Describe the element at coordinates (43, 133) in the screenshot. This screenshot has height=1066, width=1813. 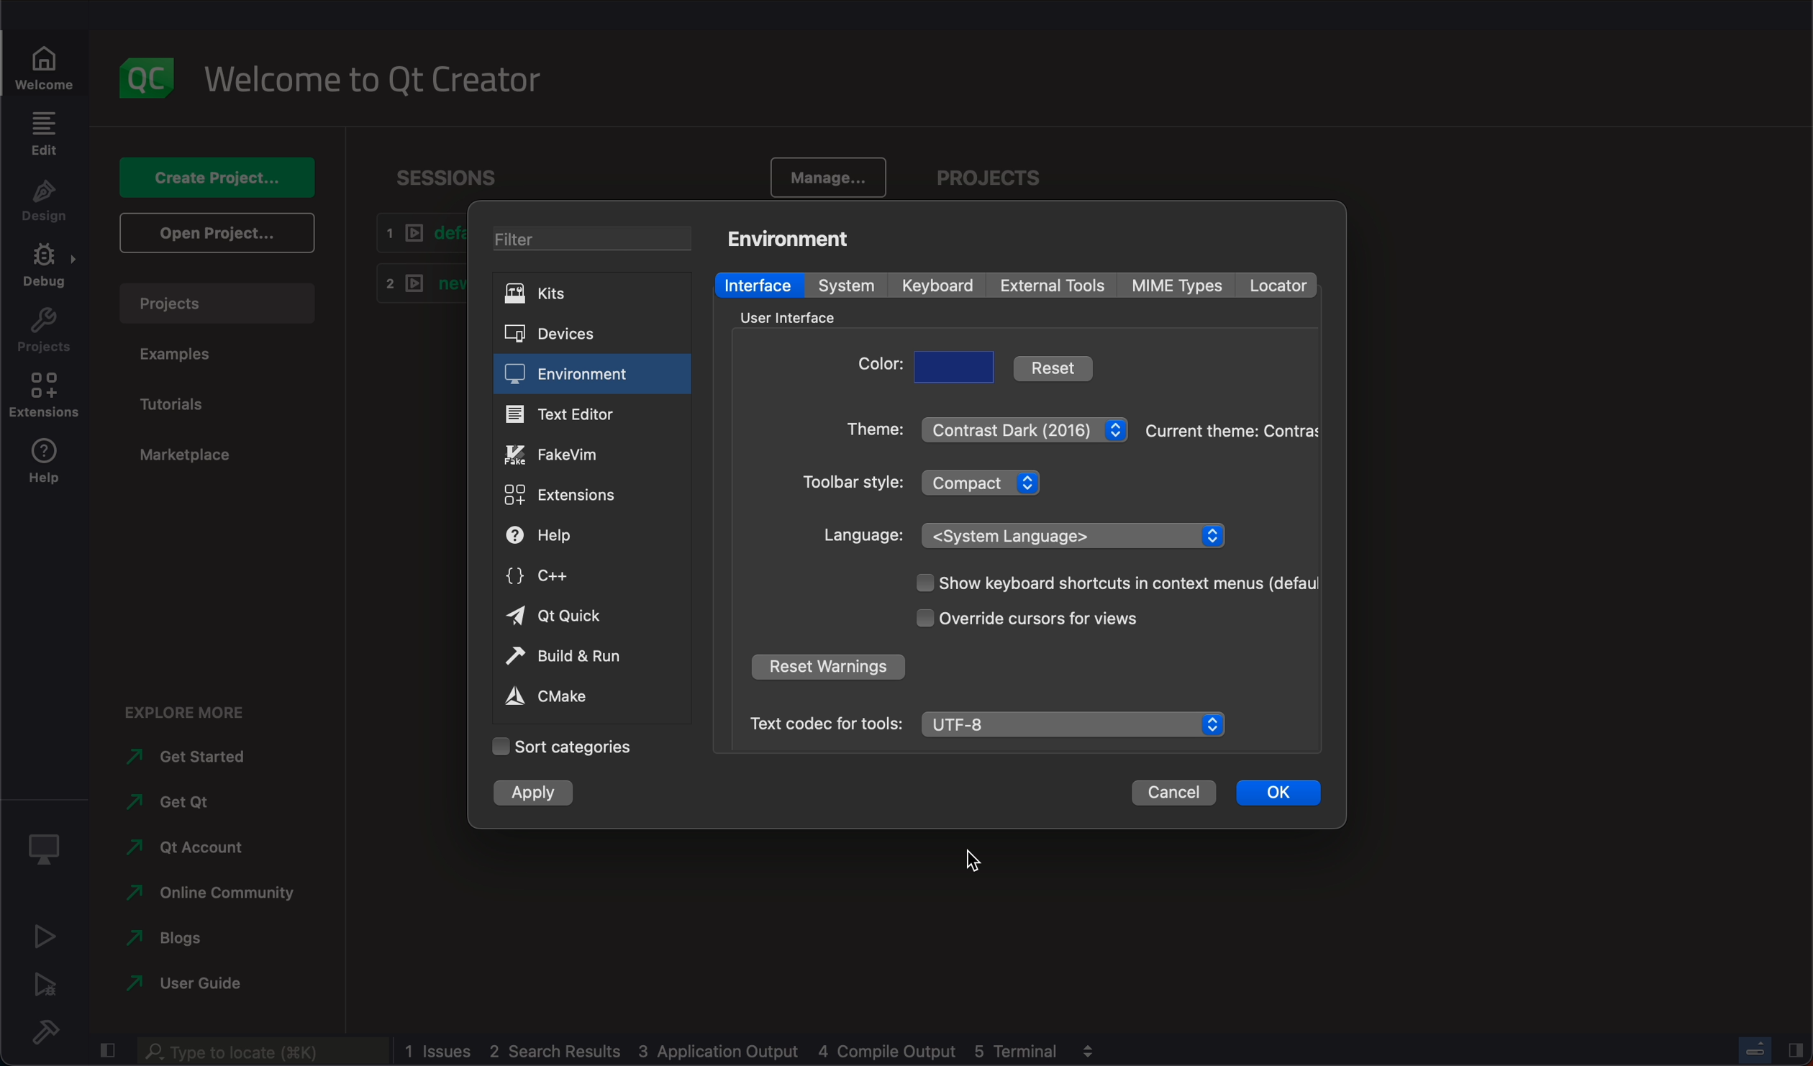
I see `edit` at that location.